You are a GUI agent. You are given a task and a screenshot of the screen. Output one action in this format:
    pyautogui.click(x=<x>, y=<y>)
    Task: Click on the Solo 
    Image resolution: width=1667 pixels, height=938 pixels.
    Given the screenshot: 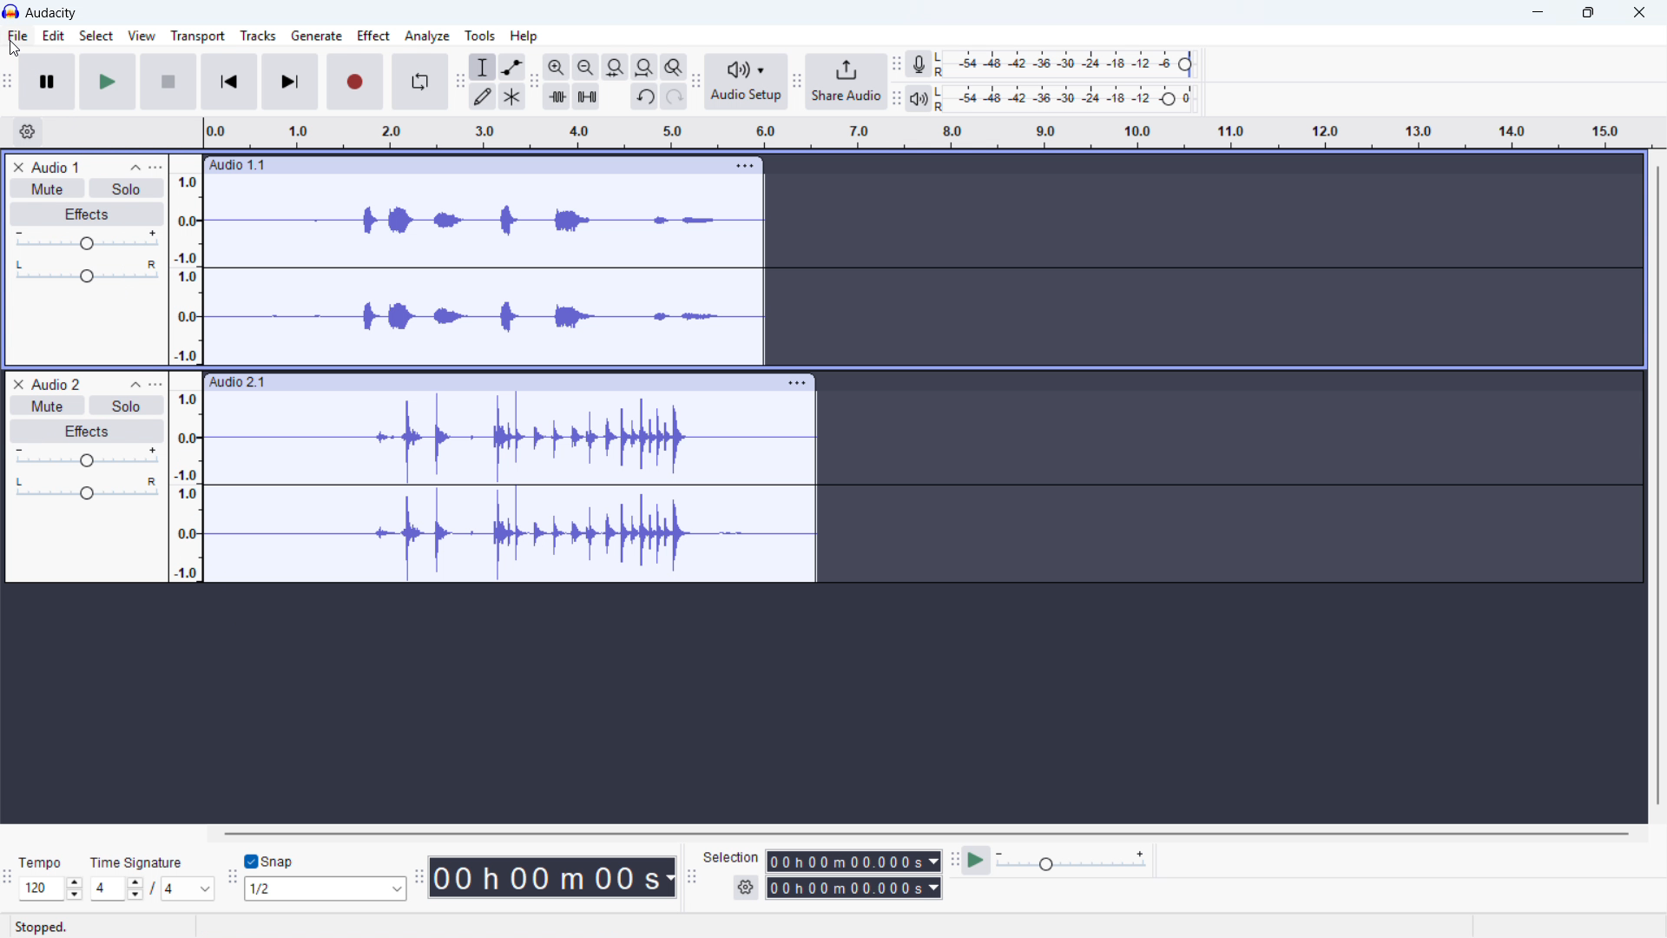 What is the action you would take?
    pyautogui.click(x=127, y=188)
    